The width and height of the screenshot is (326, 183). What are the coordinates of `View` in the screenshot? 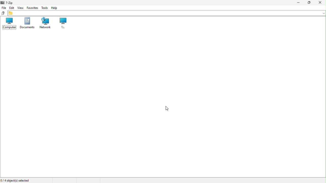 It's located at (32, 8).